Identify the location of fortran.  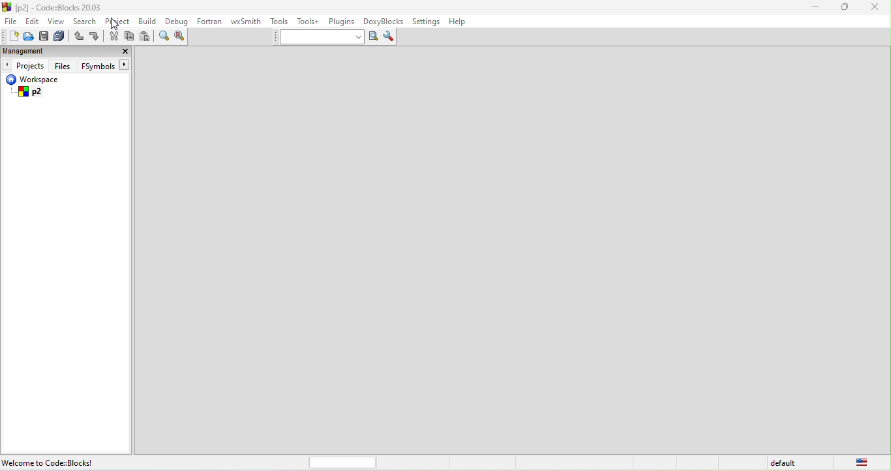
(211, 23).